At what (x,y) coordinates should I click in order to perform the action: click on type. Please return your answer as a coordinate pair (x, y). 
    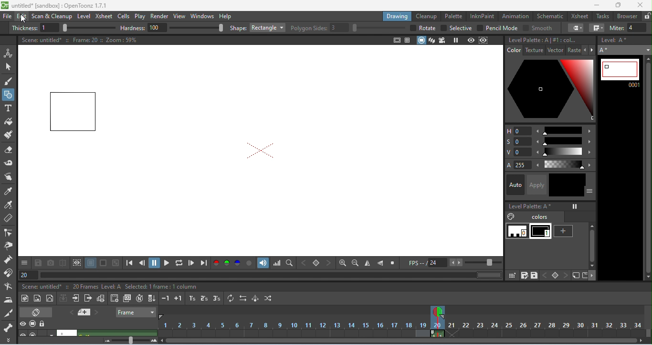
    Looking at the image, I should click on (8, 108).